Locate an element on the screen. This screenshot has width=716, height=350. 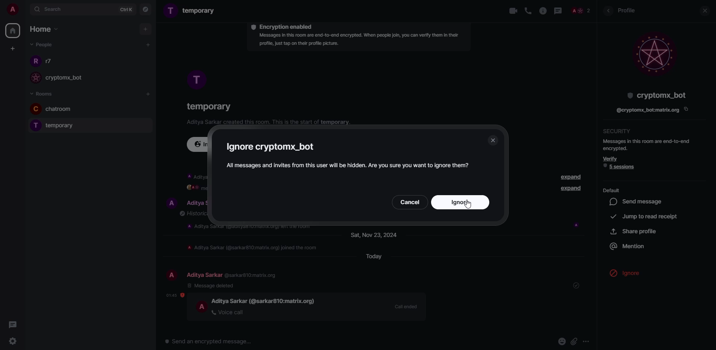
call ended is located at coordinates (405, 306).